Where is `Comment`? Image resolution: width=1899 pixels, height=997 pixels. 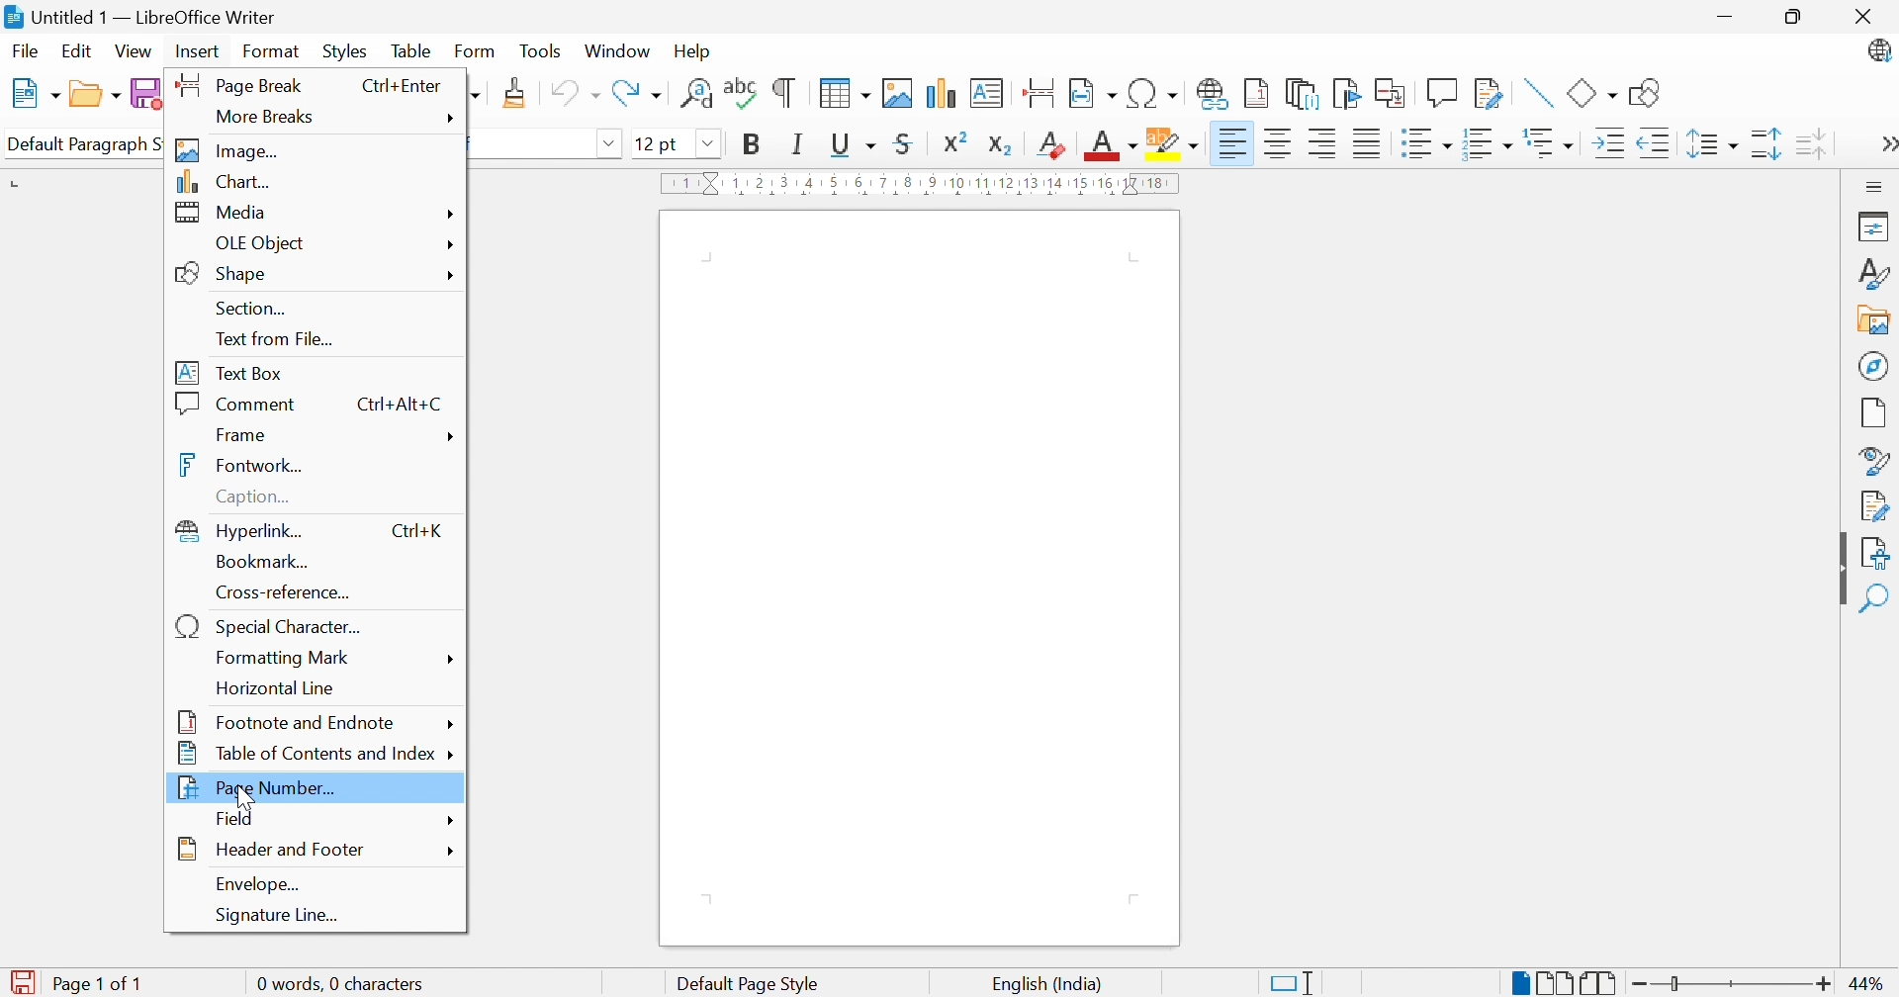 Comment is located at coordinates (238, 404).